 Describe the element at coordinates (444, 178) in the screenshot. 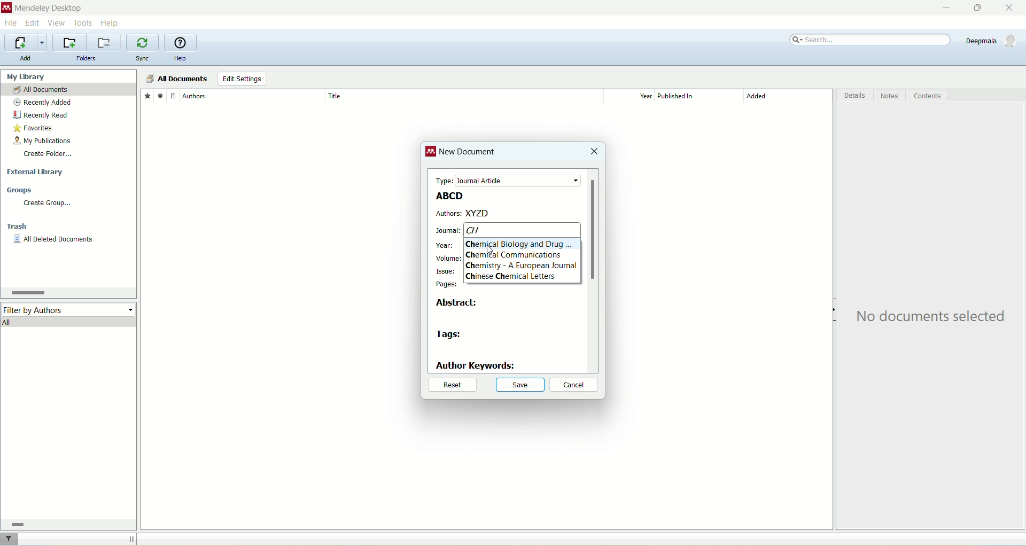

I see `type` at that location.